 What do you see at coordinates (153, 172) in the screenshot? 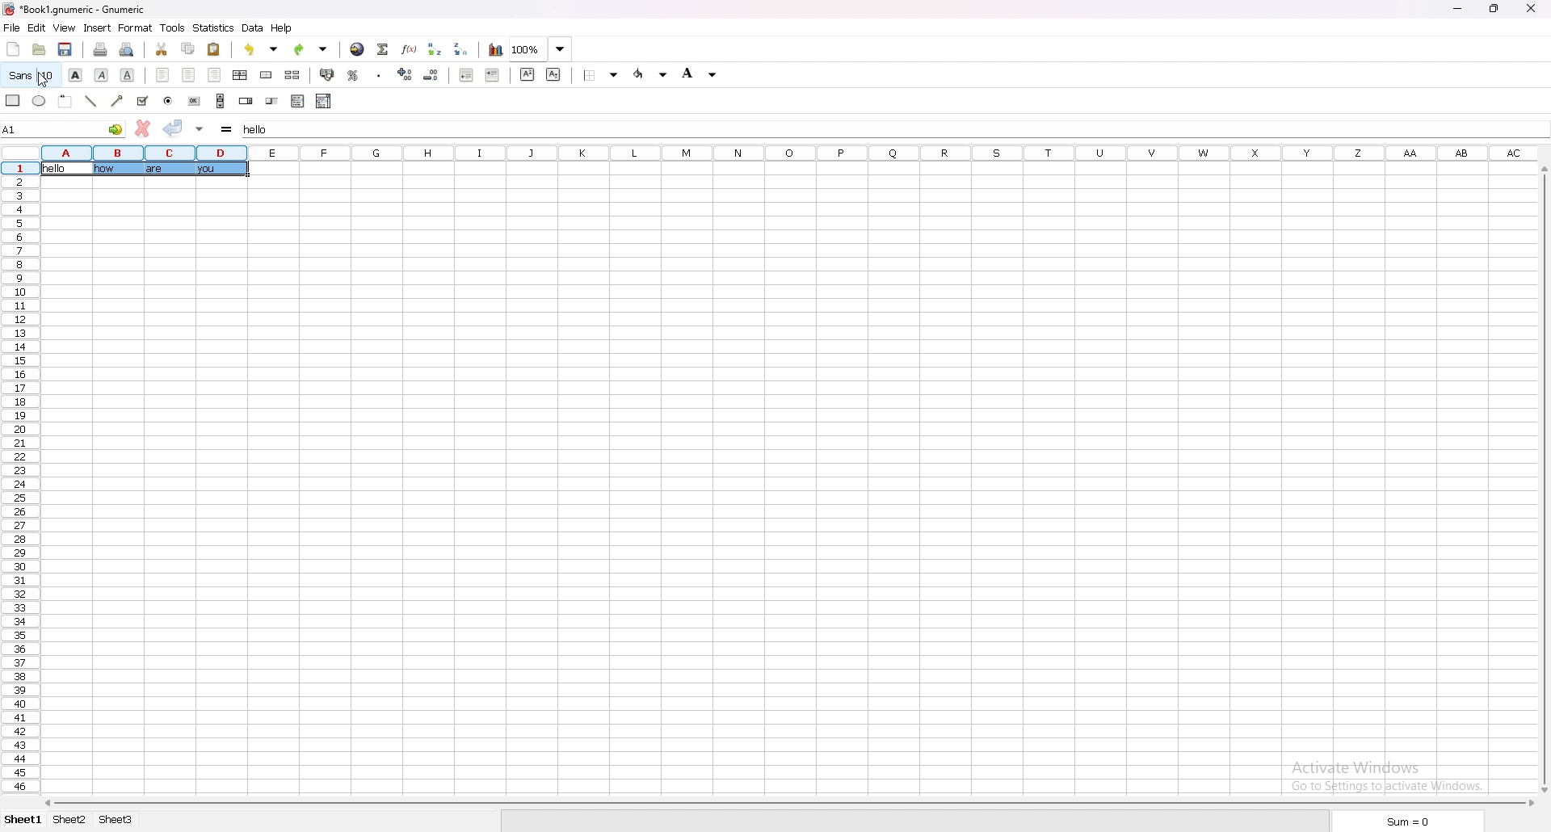
I see `are` at bounding box center [153, 172].